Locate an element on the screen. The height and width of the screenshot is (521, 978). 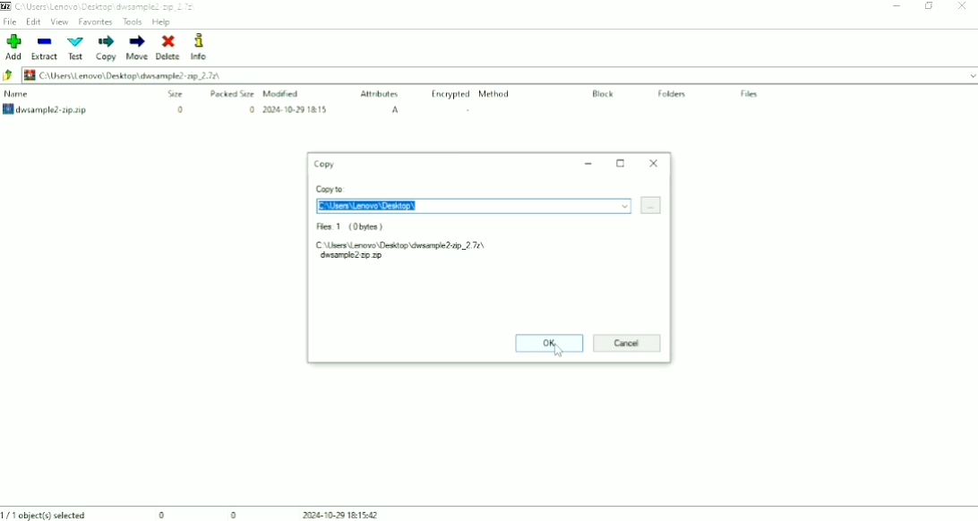
Close is located at coordinates (654, 163).